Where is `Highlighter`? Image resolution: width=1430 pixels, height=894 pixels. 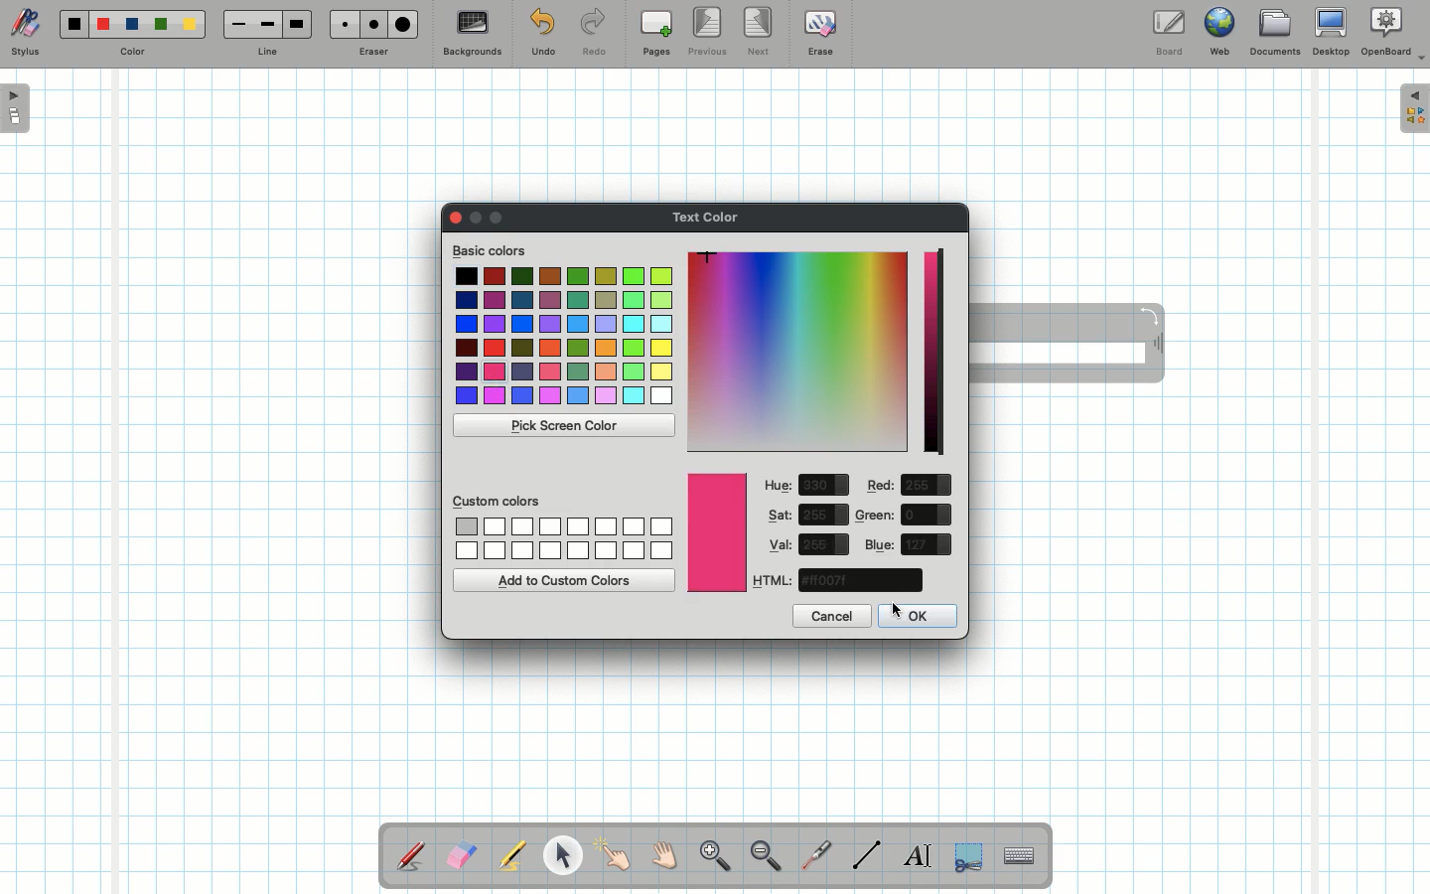
Highlighter is located at coordinates (510, 857).